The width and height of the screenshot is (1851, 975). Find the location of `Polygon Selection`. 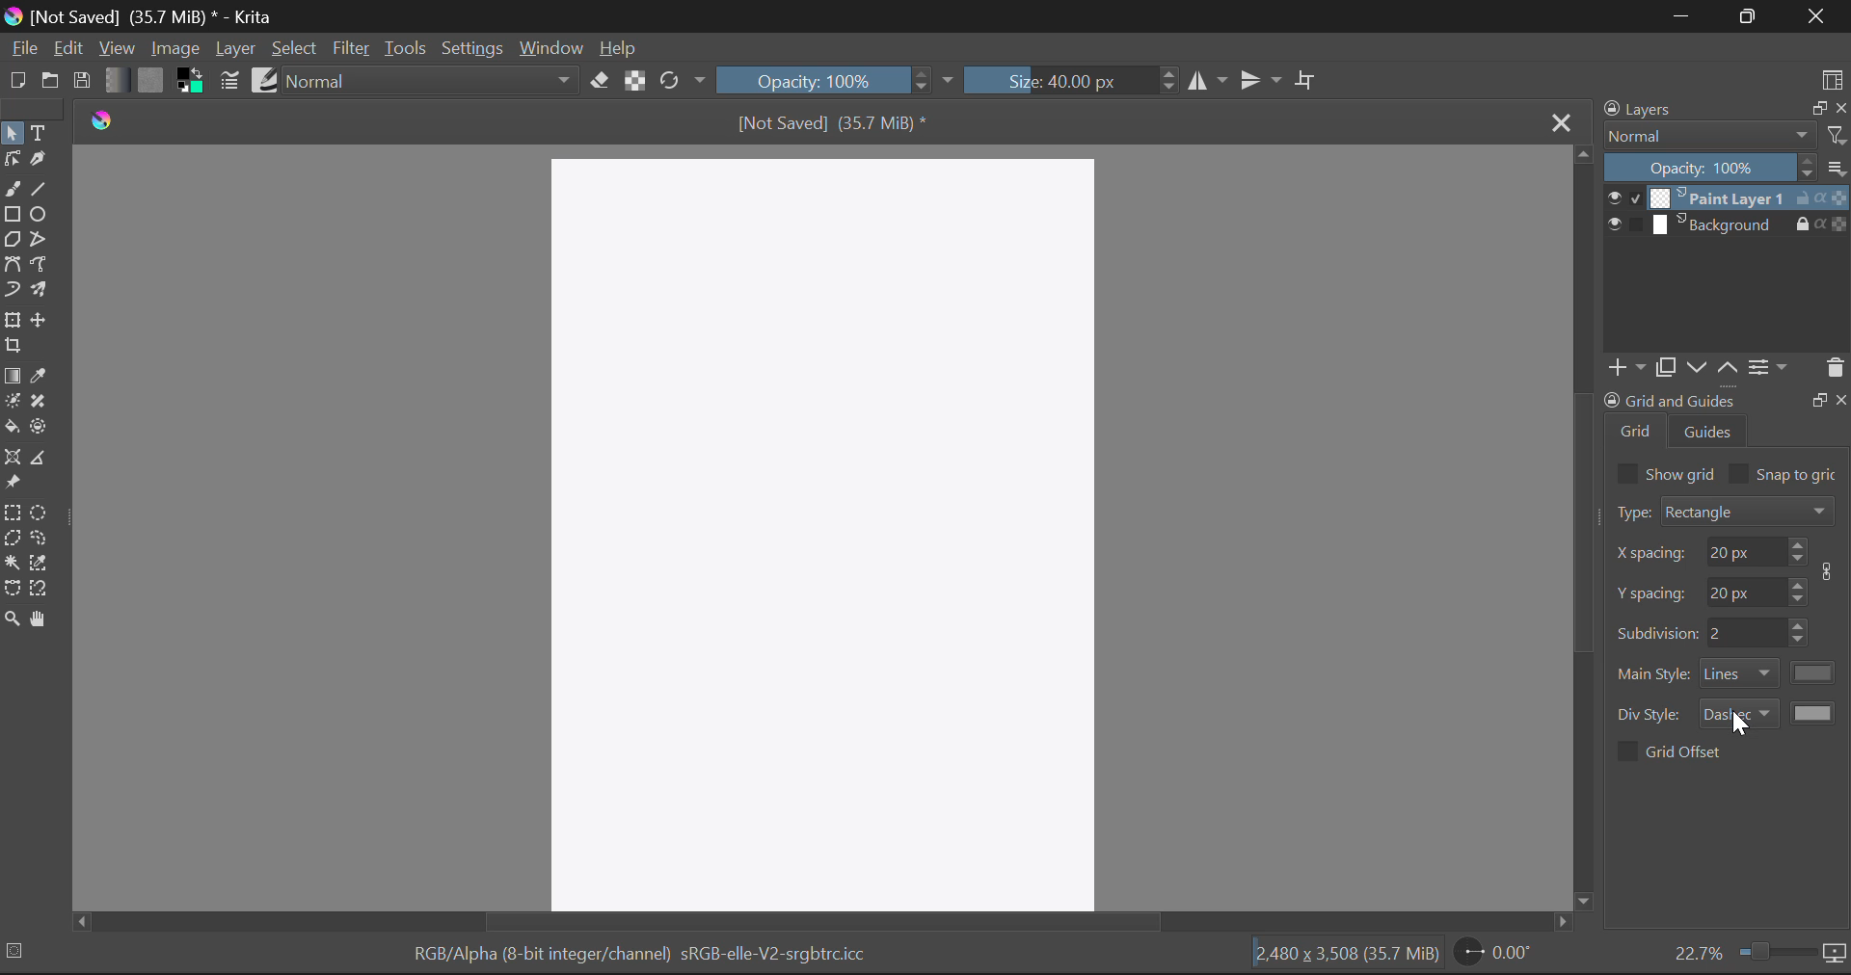

Polygon Selection is located at coordinates (12, 540).